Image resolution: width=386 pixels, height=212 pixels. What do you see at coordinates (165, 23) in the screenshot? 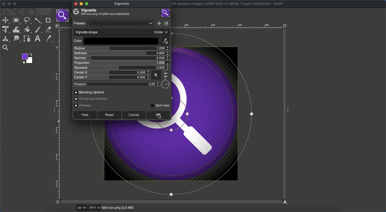
I see `Menu` at bounding box center [165, 23].